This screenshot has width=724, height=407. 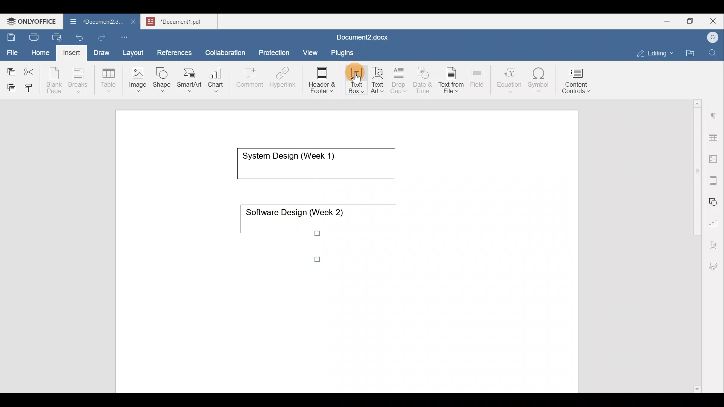 What do you see at coordinates (11, 35) in the screenshot?
I see `Save` at bounding box center [11, 35].